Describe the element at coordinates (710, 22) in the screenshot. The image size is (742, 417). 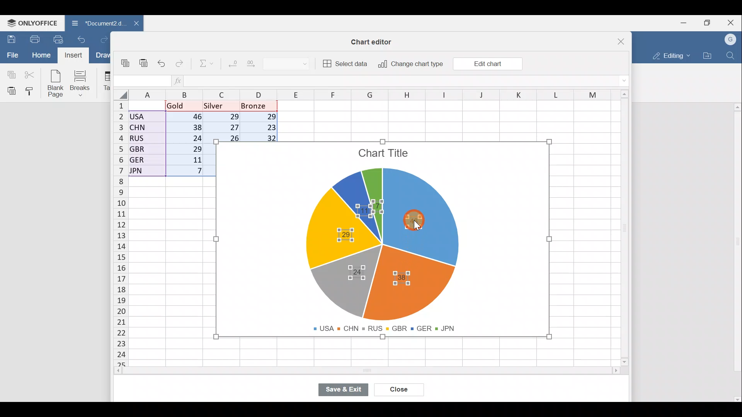
I see `Maximize` at that location.